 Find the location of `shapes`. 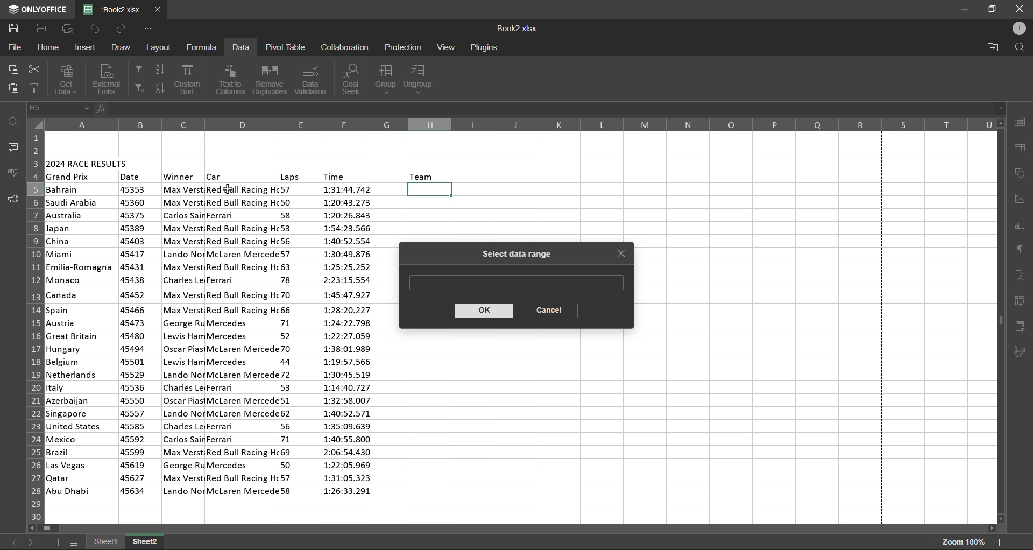

shapes is located at coordinates (1021, 174).